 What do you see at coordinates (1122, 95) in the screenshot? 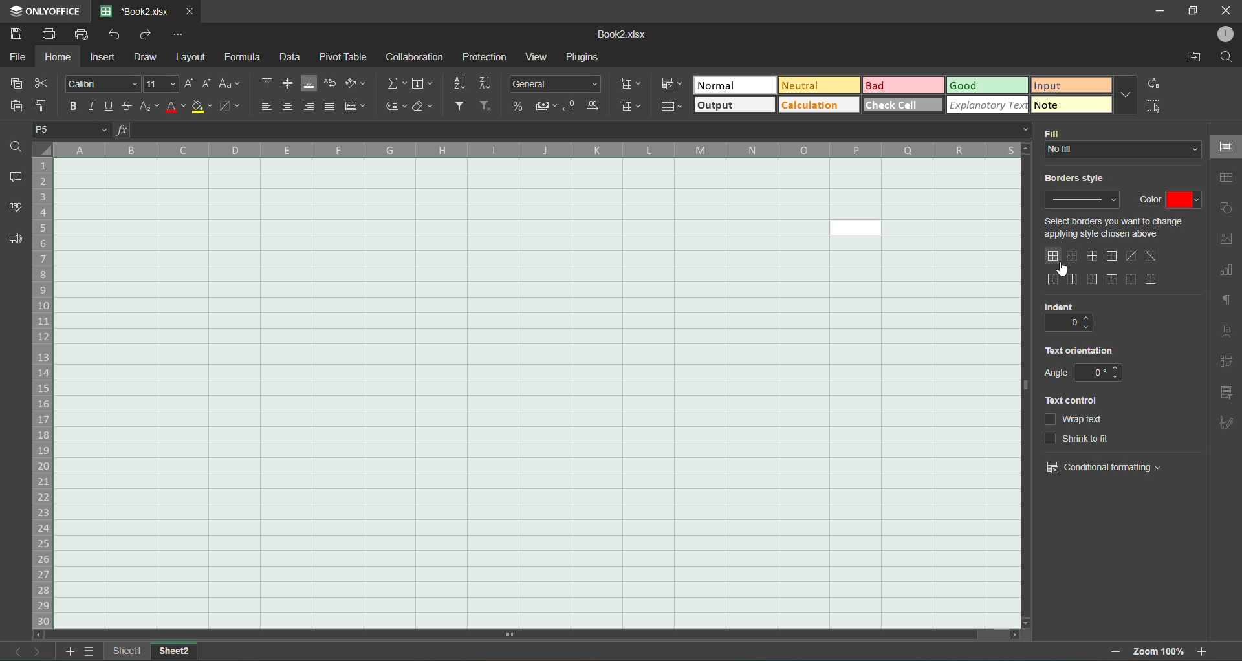
I see `more options` at bounding box center [1122, 95].